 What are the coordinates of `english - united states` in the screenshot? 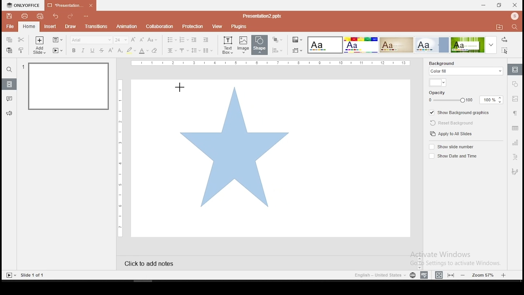 It's located at (379, 276).